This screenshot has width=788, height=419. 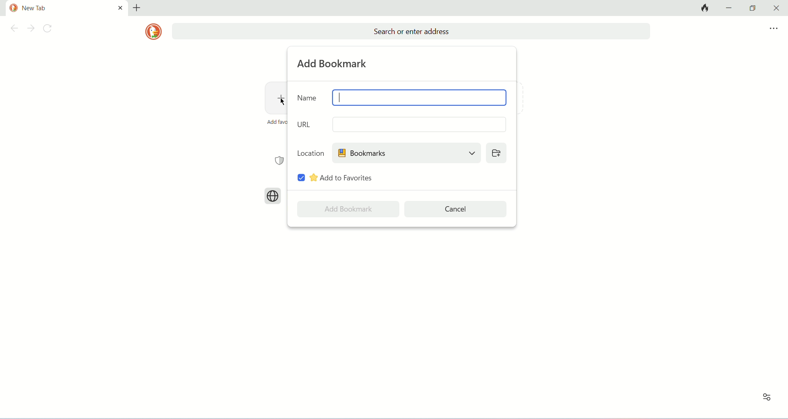 What do you see at coordinates (120, 7) in the screenshot?
I see `close tab` at bounding box center [120, 7].